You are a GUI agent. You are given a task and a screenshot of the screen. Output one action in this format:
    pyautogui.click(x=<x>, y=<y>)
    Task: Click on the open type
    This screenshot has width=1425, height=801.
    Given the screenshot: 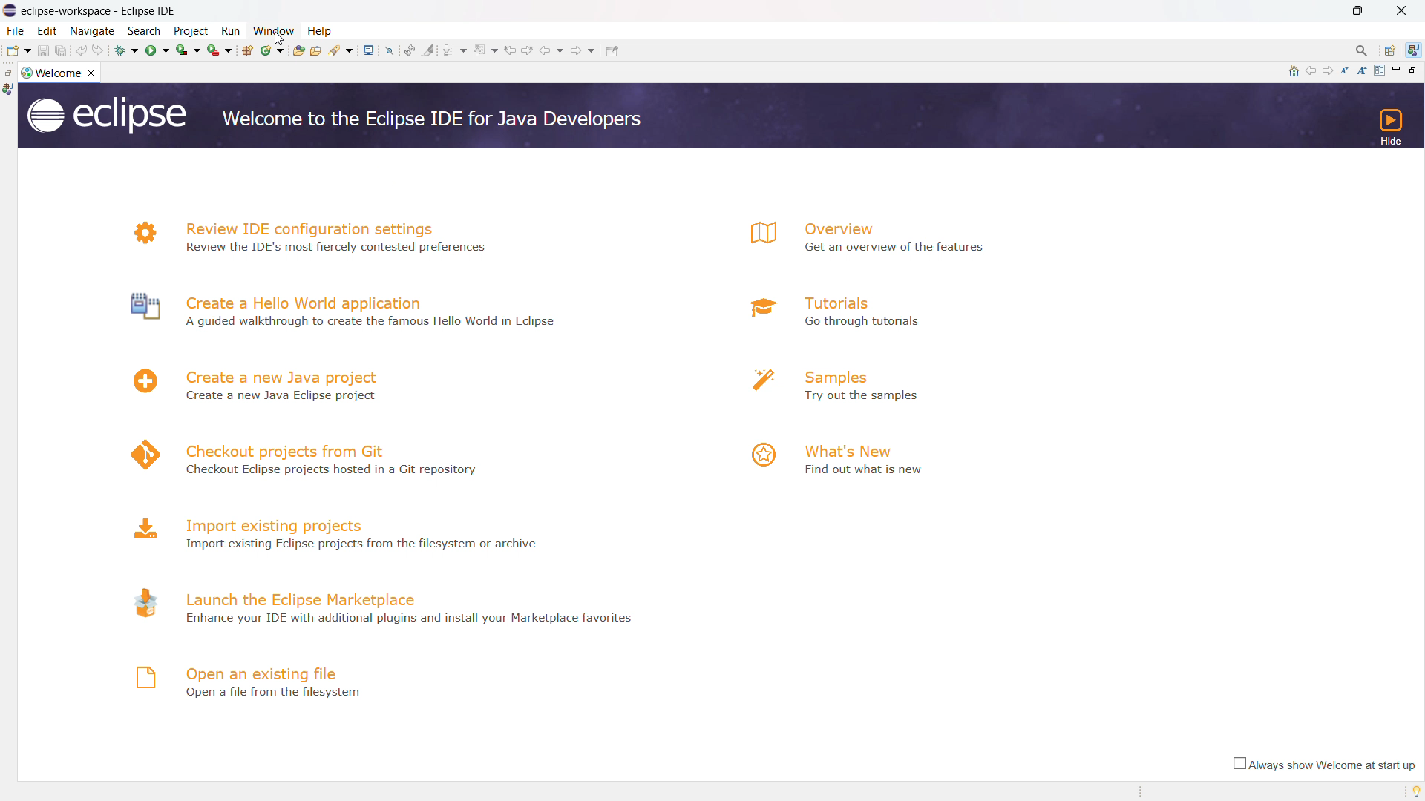 What is the action you would take?
    pyautogui.click(x=298, y=50)
    